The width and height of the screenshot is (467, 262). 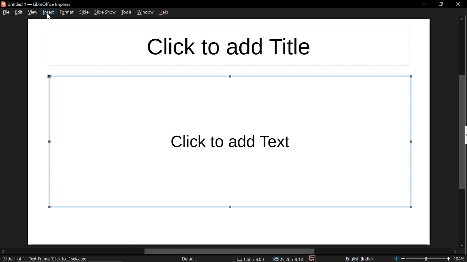 I want to click on view, so click(x=34, y=12).